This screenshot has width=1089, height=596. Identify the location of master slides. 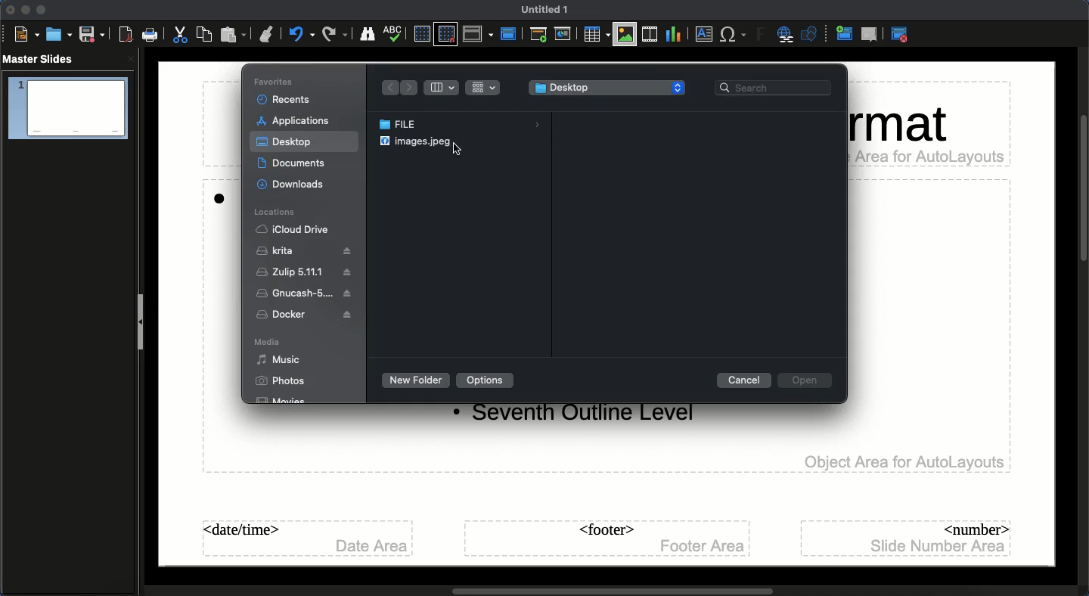
(39, 58).